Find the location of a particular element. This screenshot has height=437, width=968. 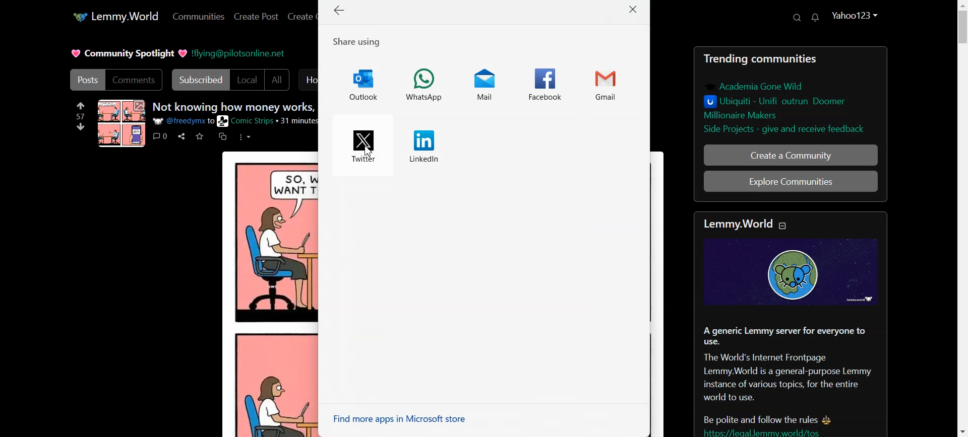

Text is located at coordinates (791, 338).